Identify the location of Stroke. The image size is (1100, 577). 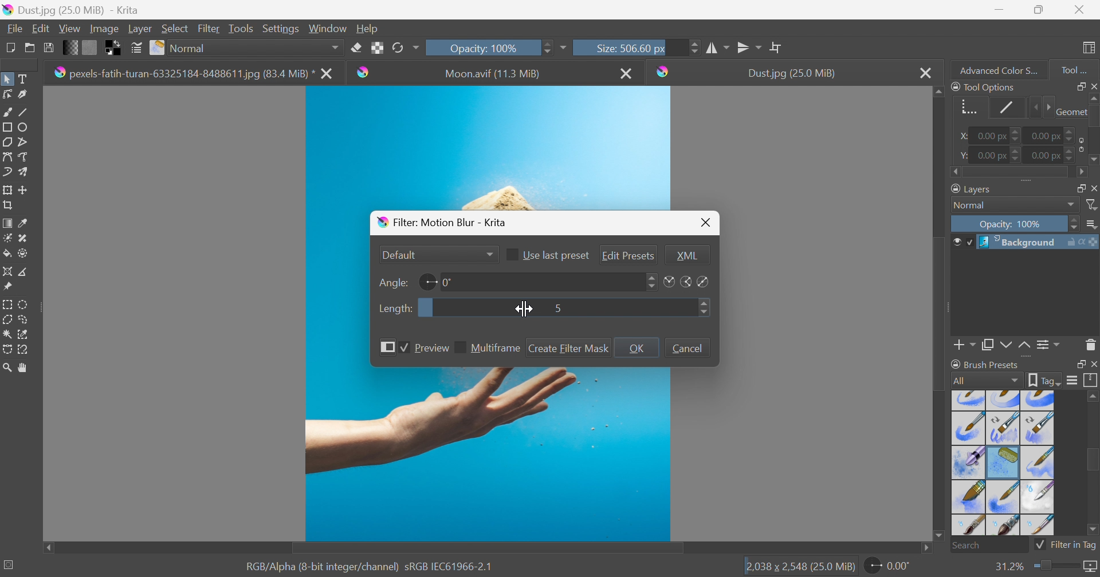
(1007, 107).